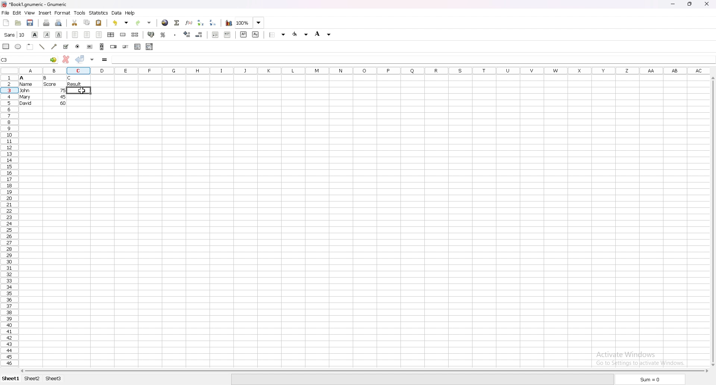  What do you see at coordinates (47, 23) in the screenshot?
I see `print` at bounding box center [47, 23].